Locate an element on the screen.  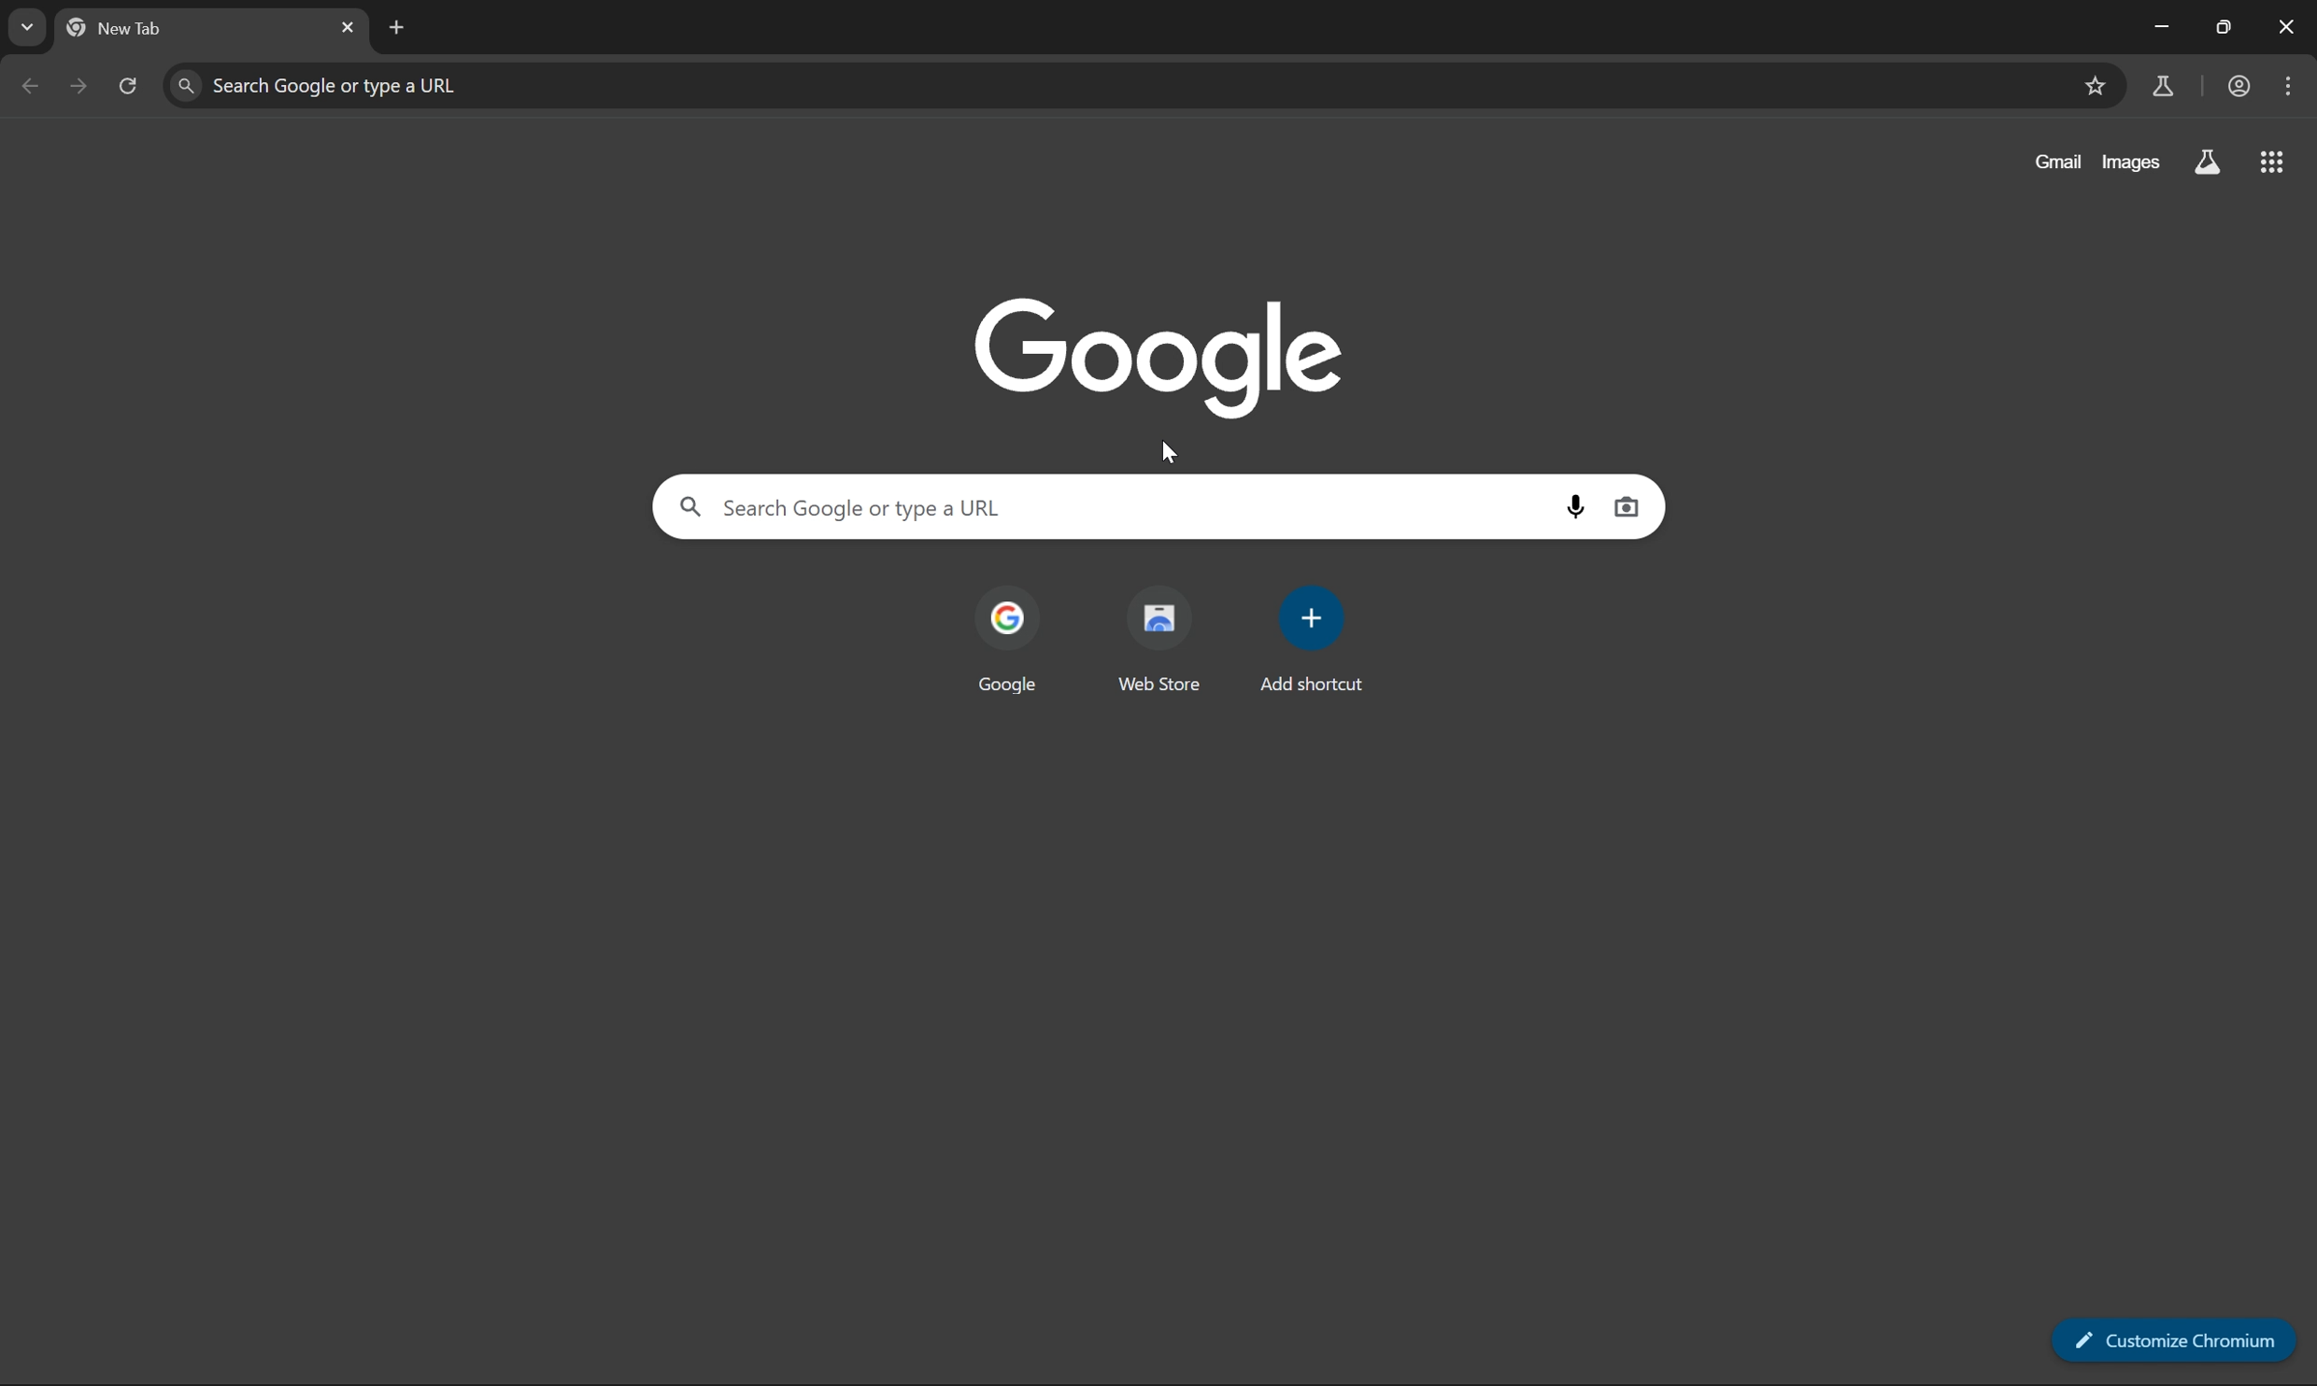
work is located at coordinates (2239, 84).